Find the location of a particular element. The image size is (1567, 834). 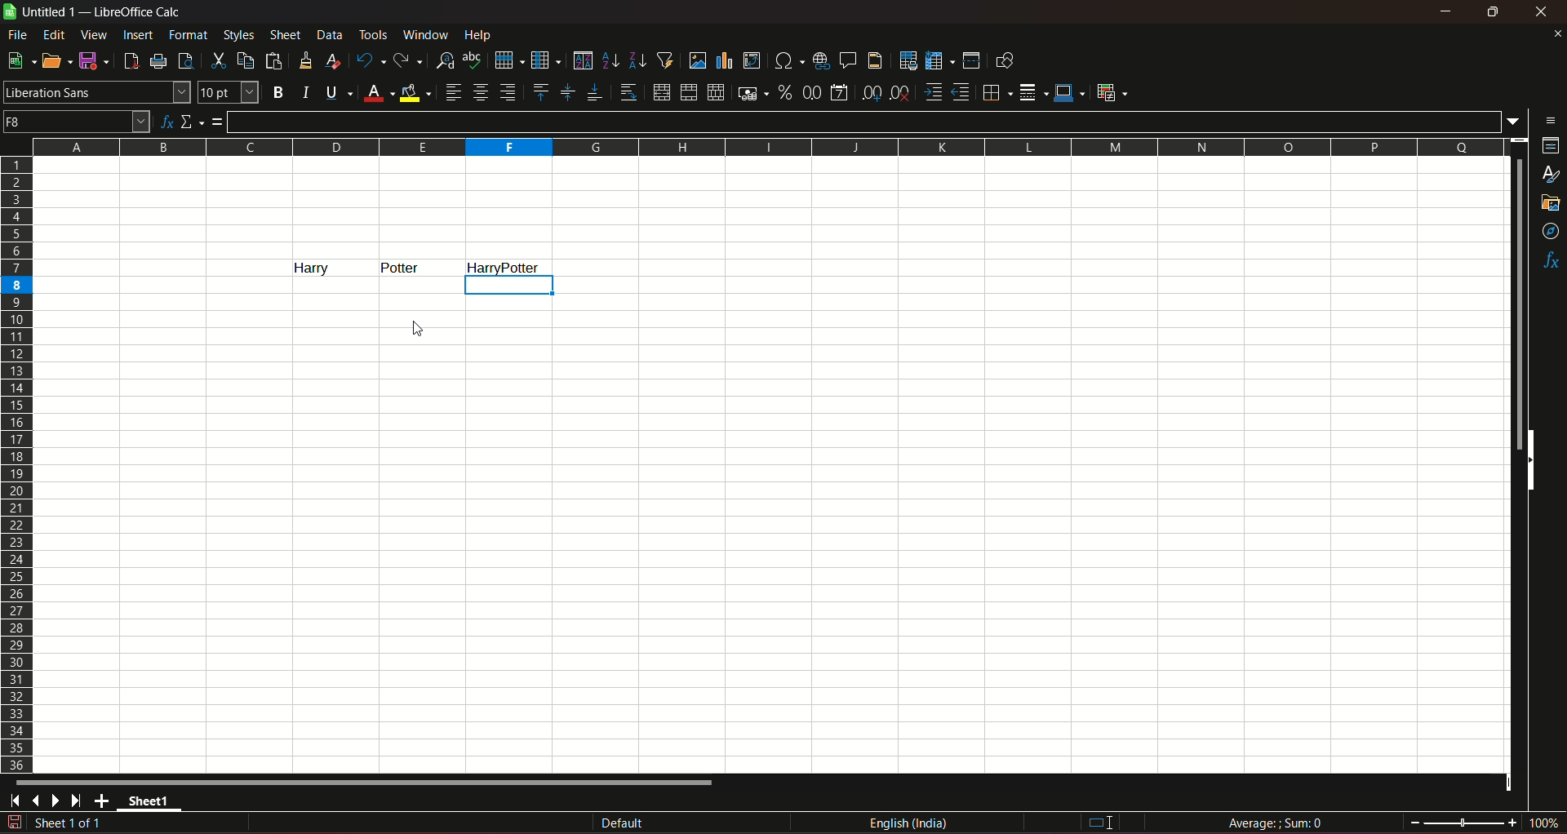

undo is located at coordinates (369, 60).